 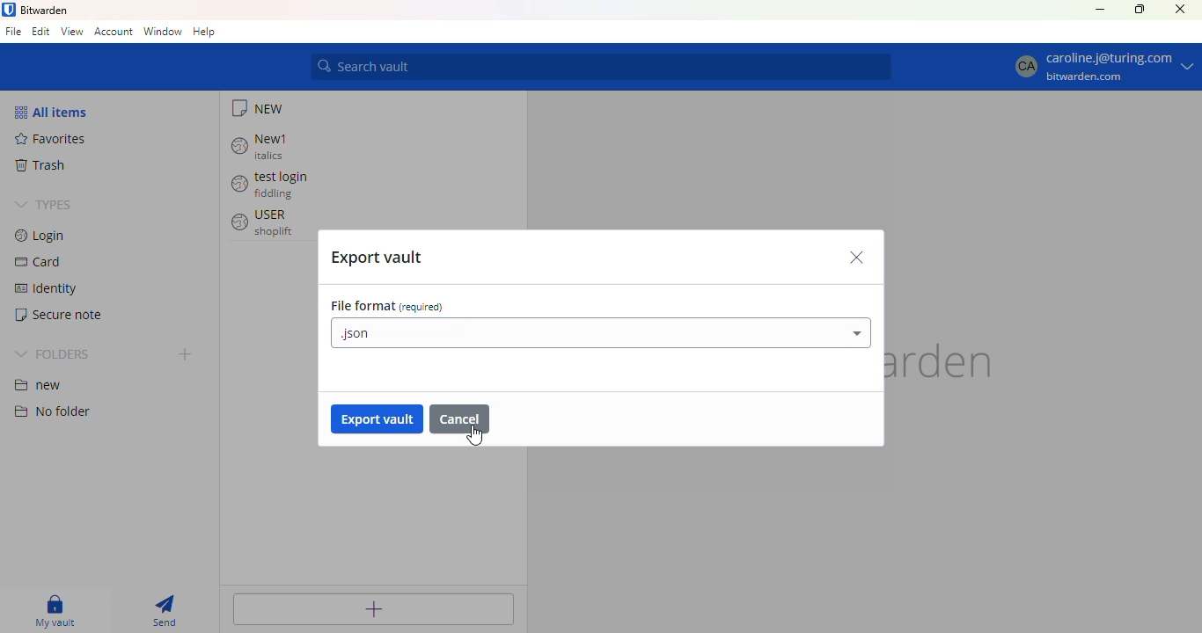 What do you see at coordinates (50, 139) in the screenshot?
I see `favorites` at bounding box center [50, 139].